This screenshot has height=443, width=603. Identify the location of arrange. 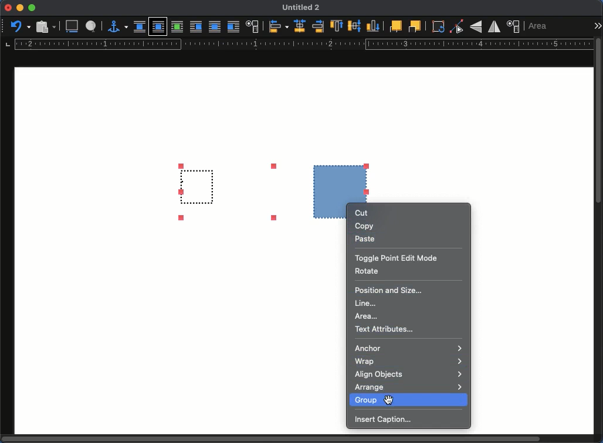
(408, 388).